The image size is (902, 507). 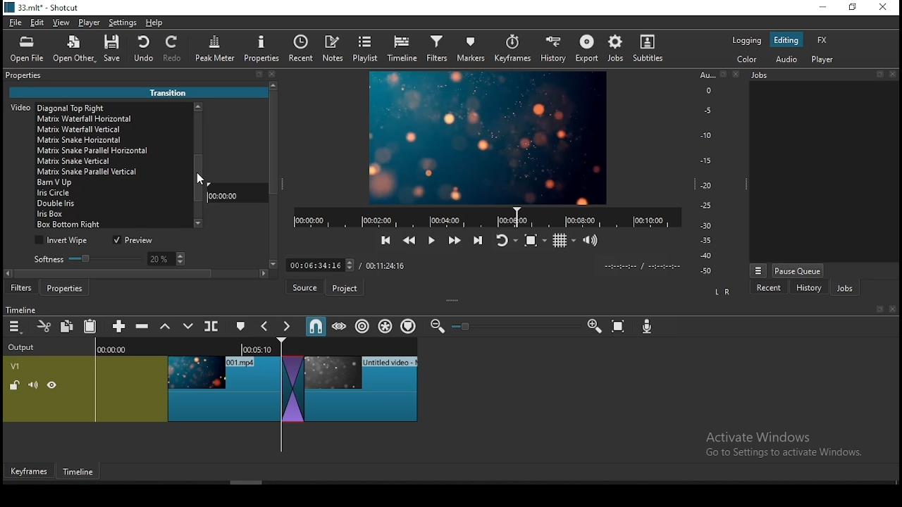 What do you see at coordinates (305, 50) in the screenshot?
I see `split at playhead` at bounding box center [305, 50].